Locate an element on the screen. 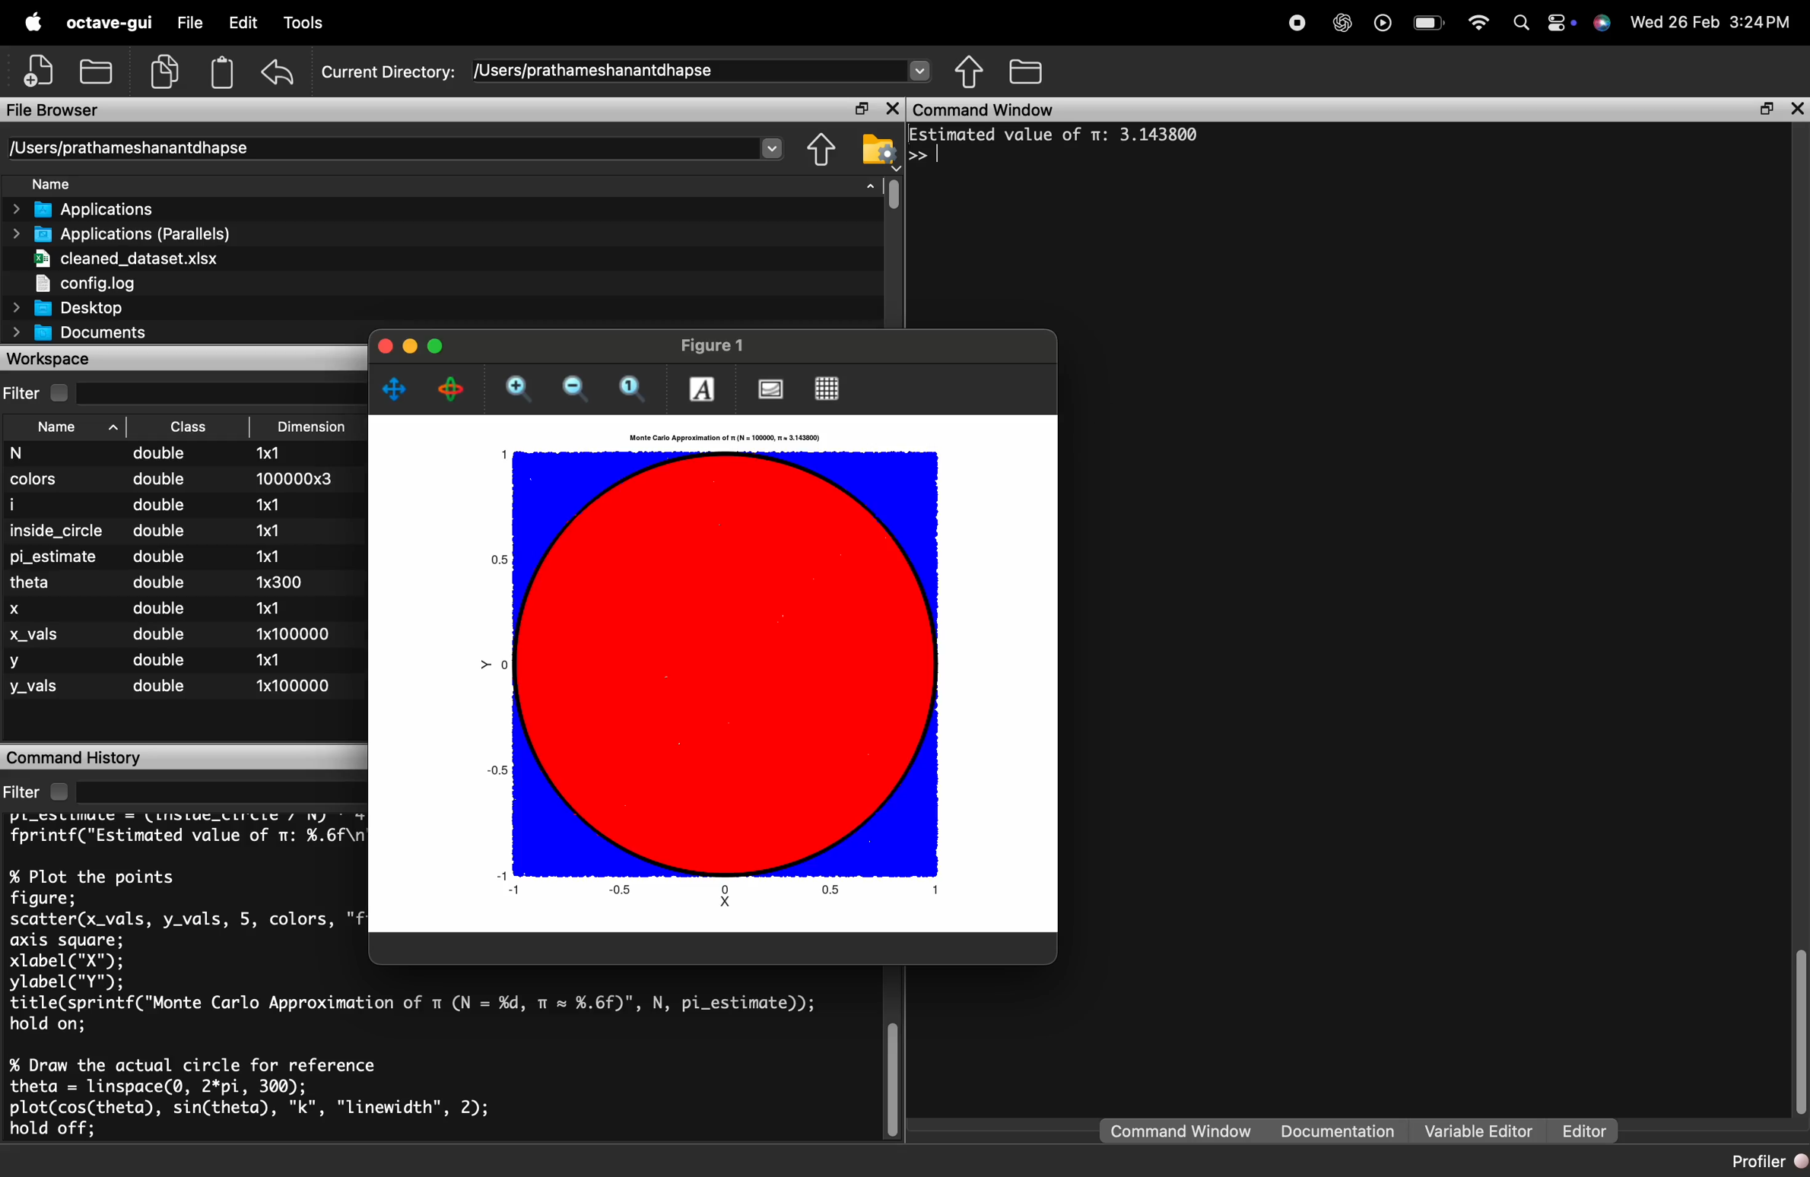 The image size is (1810, 1177). Class is located at coordinates (185, 429).